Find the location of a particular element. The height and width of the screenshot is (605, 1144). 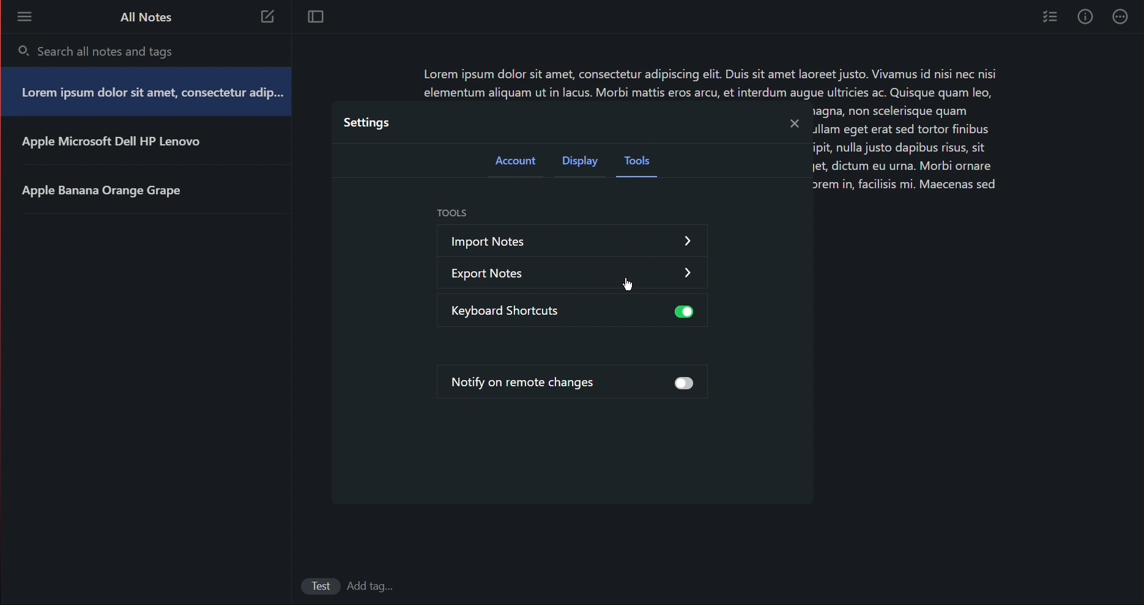

dropdown is located at coordinates (689, 271).